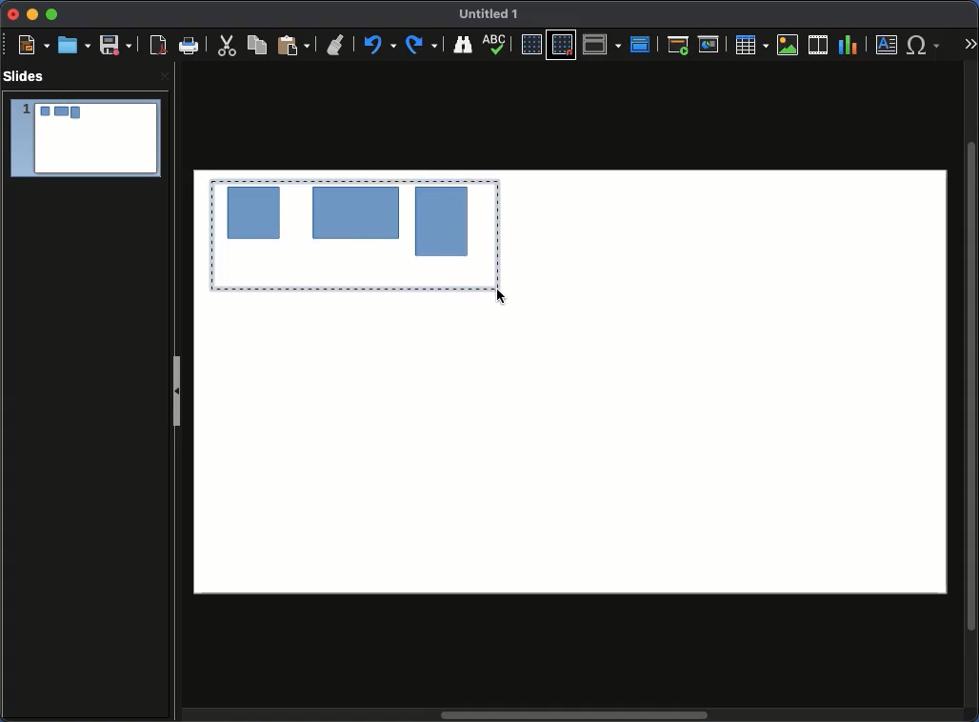 This screenshot has height=722, width=979. What do you see at coordinates (293, 46) in the screenshot?
I see `Paste` at bounding box center [293, 46].